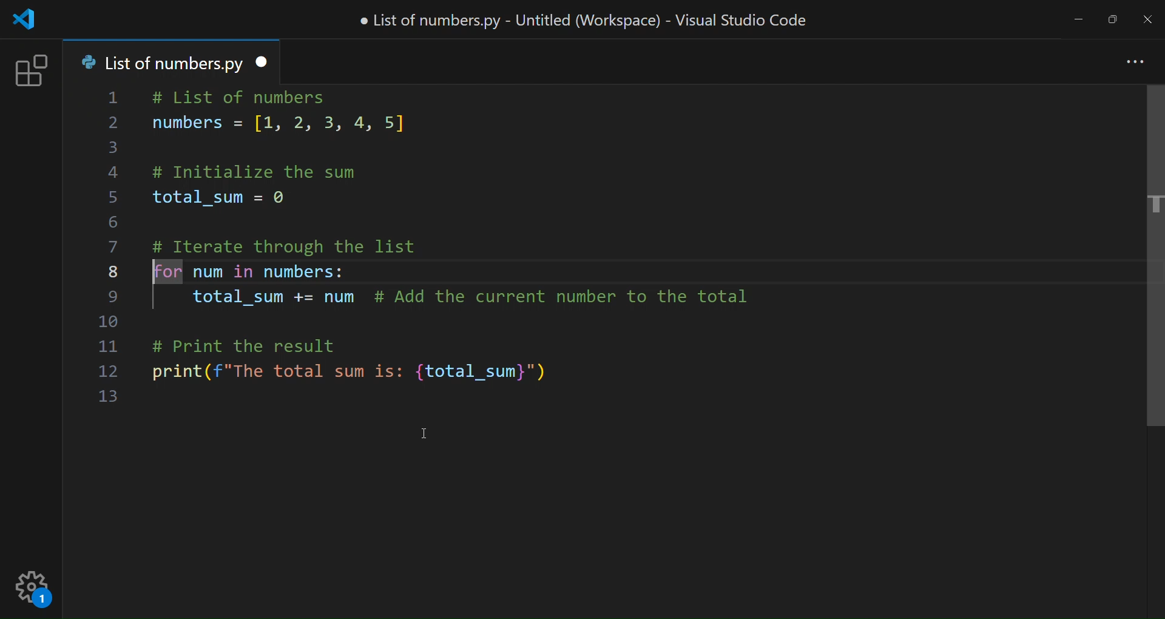 Image resolution: width=1165 pixels, height=619 pixels. What do you see at coordinates (586, 20) in the screenshot?
I see `title` at bounding box center [586, 20].